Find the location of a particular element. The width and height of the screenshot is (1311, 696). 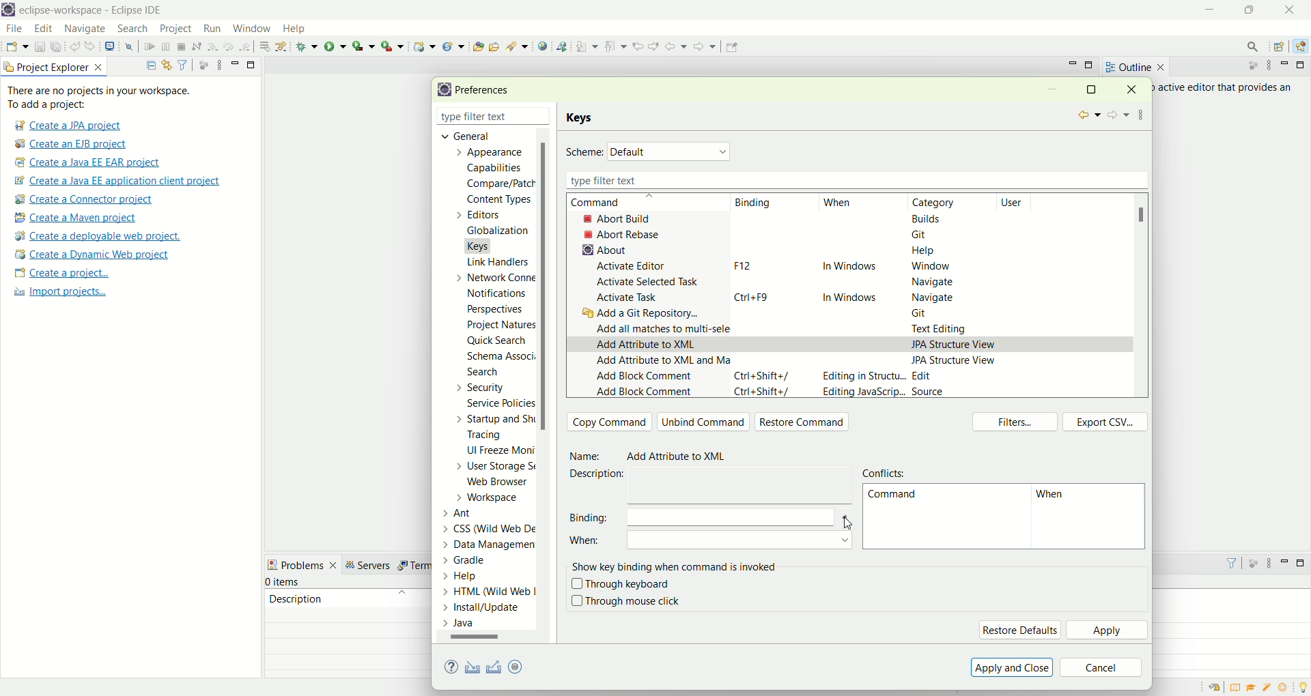

open a terminal is located at coordinates (109, 46).